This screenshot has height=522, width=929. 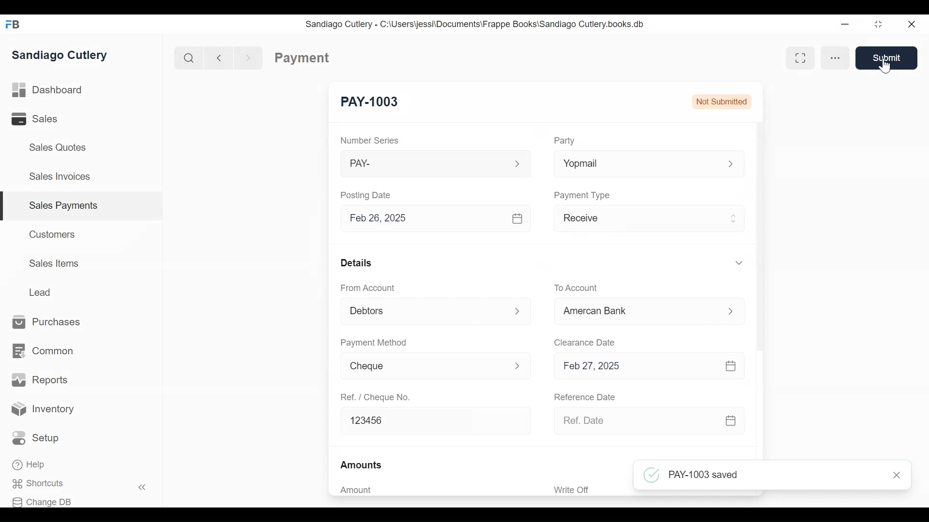 What do you see at coordinates (739, 263) in the screenshot?
I see `Expand` at bounding box center [739, 263].